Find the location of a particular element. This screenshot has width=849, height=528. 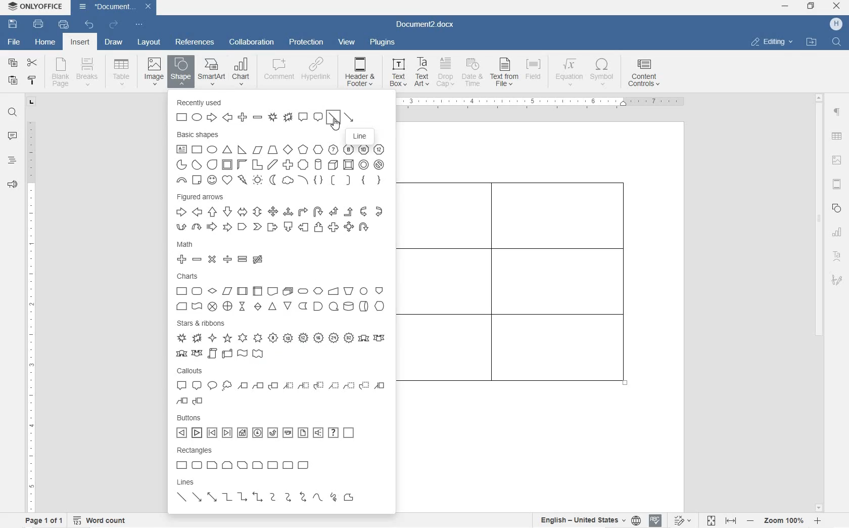

home is located at coordinates (46, 42).